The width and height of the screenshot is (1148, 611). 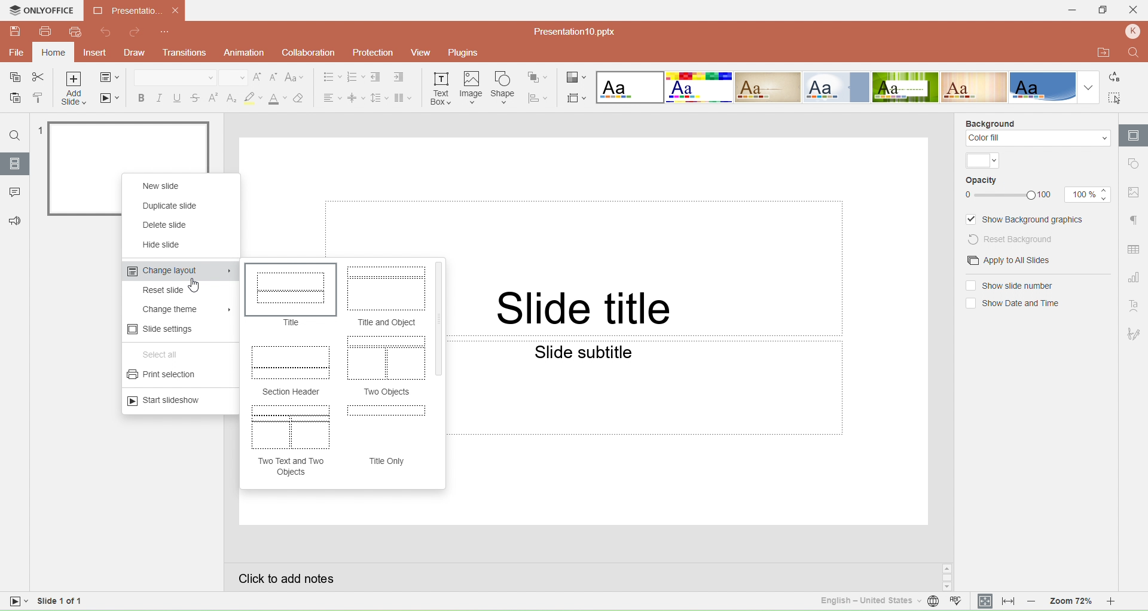 What do you see at coordinates (576, 76) in the screenshot?
I see `Change color theme` at bounding box center [576, 76].